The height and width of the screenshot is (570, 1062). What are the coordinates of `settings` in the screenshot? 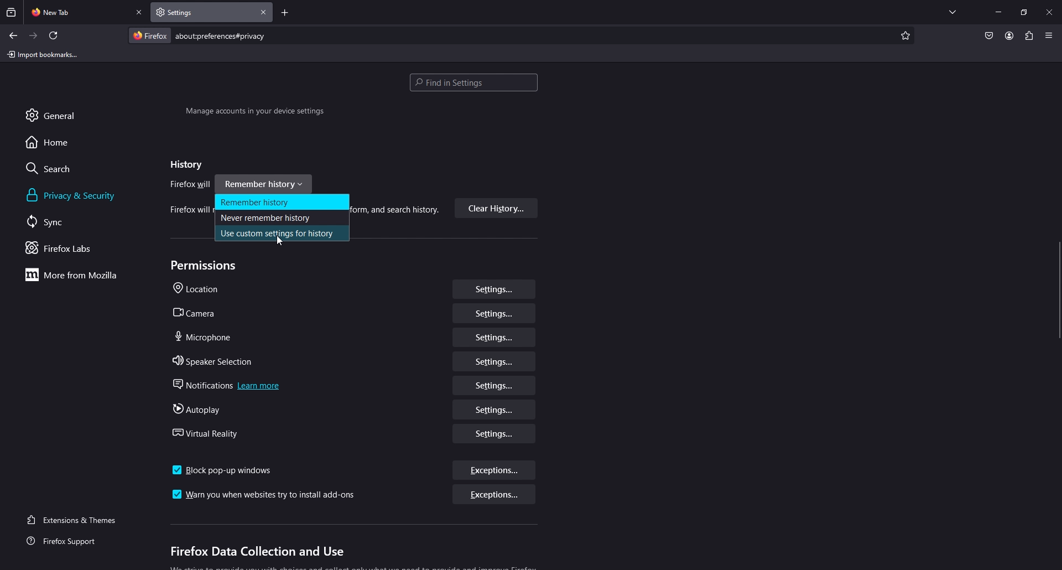 It's located at (494, 289).